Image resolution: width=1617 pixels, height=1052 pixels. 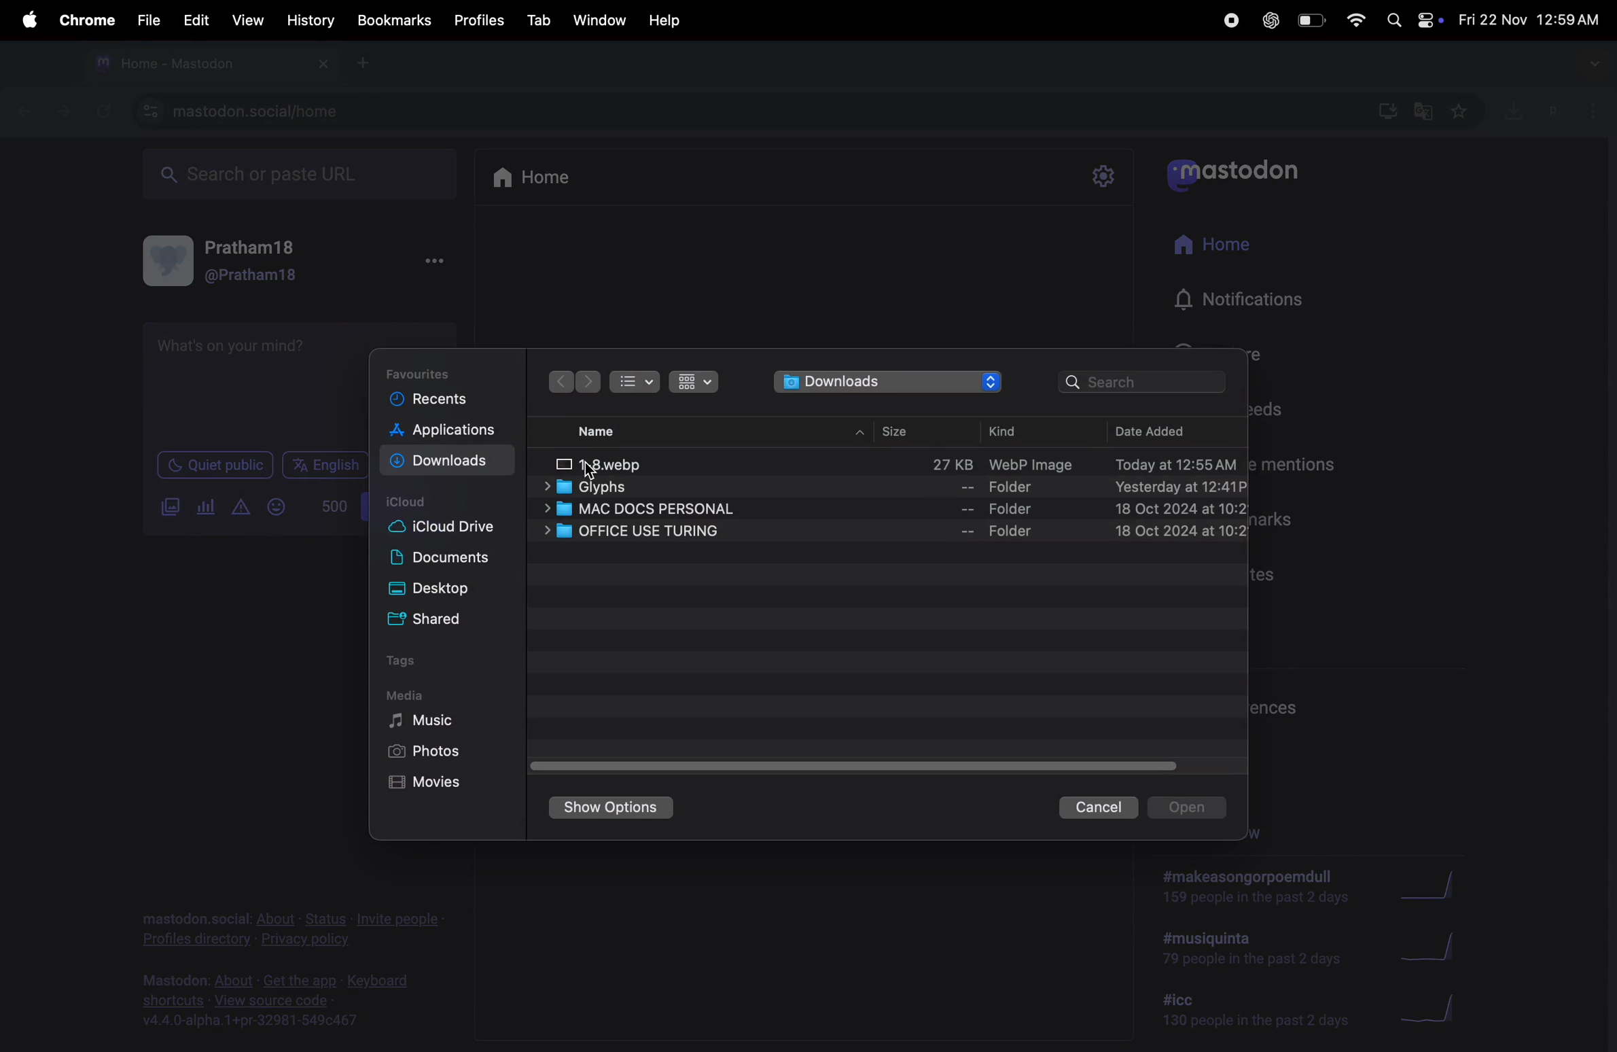 What do you see at coordinates (1251, 175) in the screenshot?
I see `mastodon` at bounding box center [1251, 175].